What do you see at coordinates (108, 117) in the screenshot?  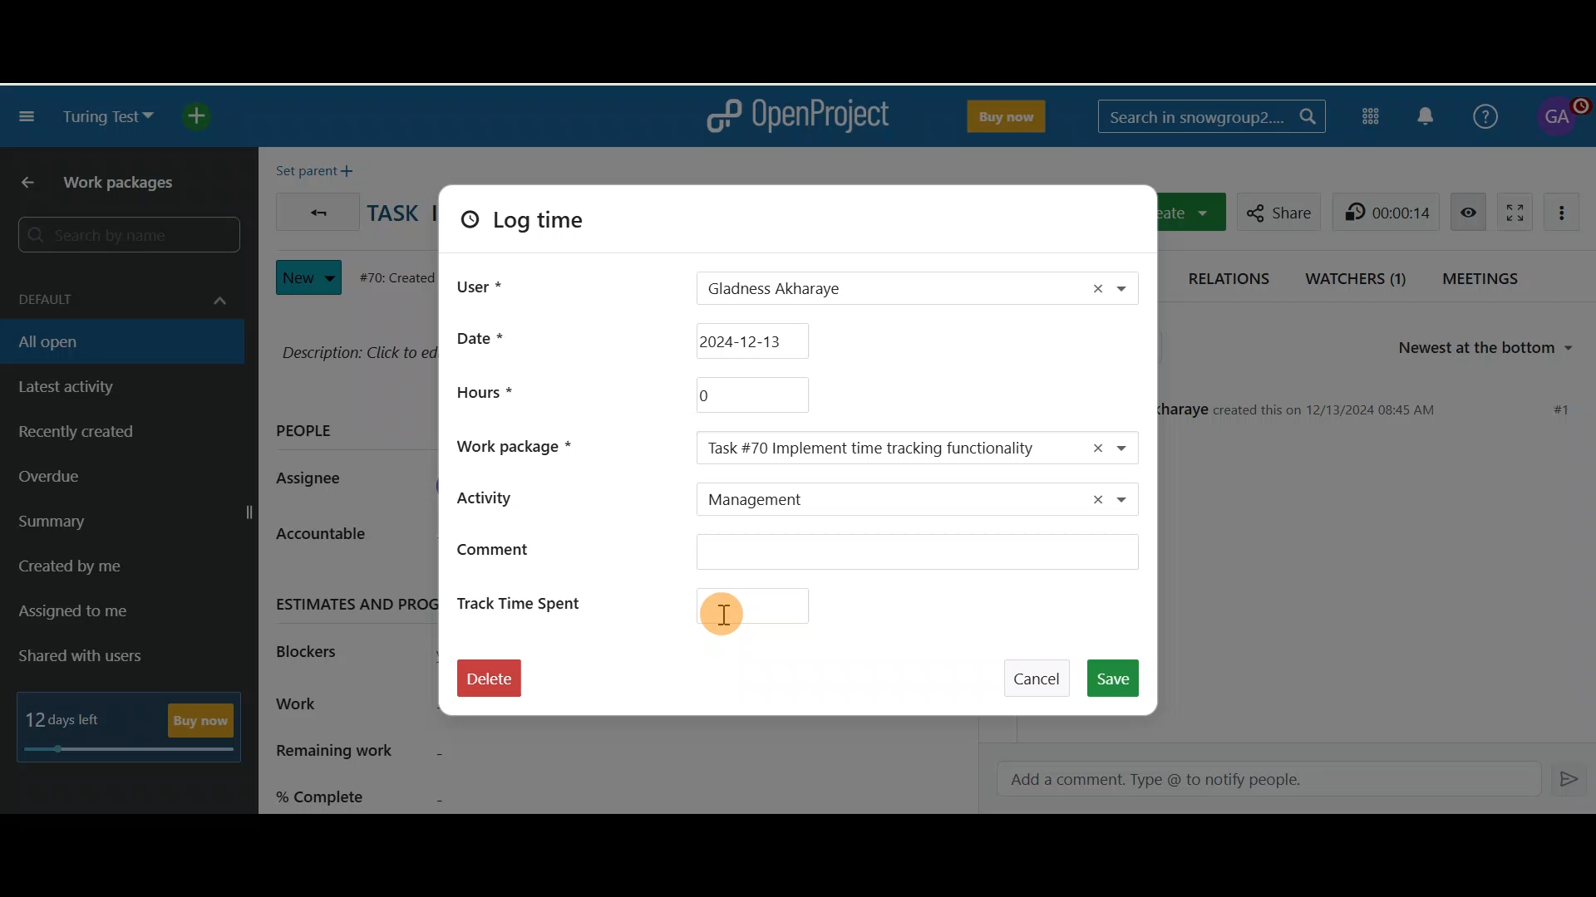 I see `Turing test` at bounding box center [108, 117].